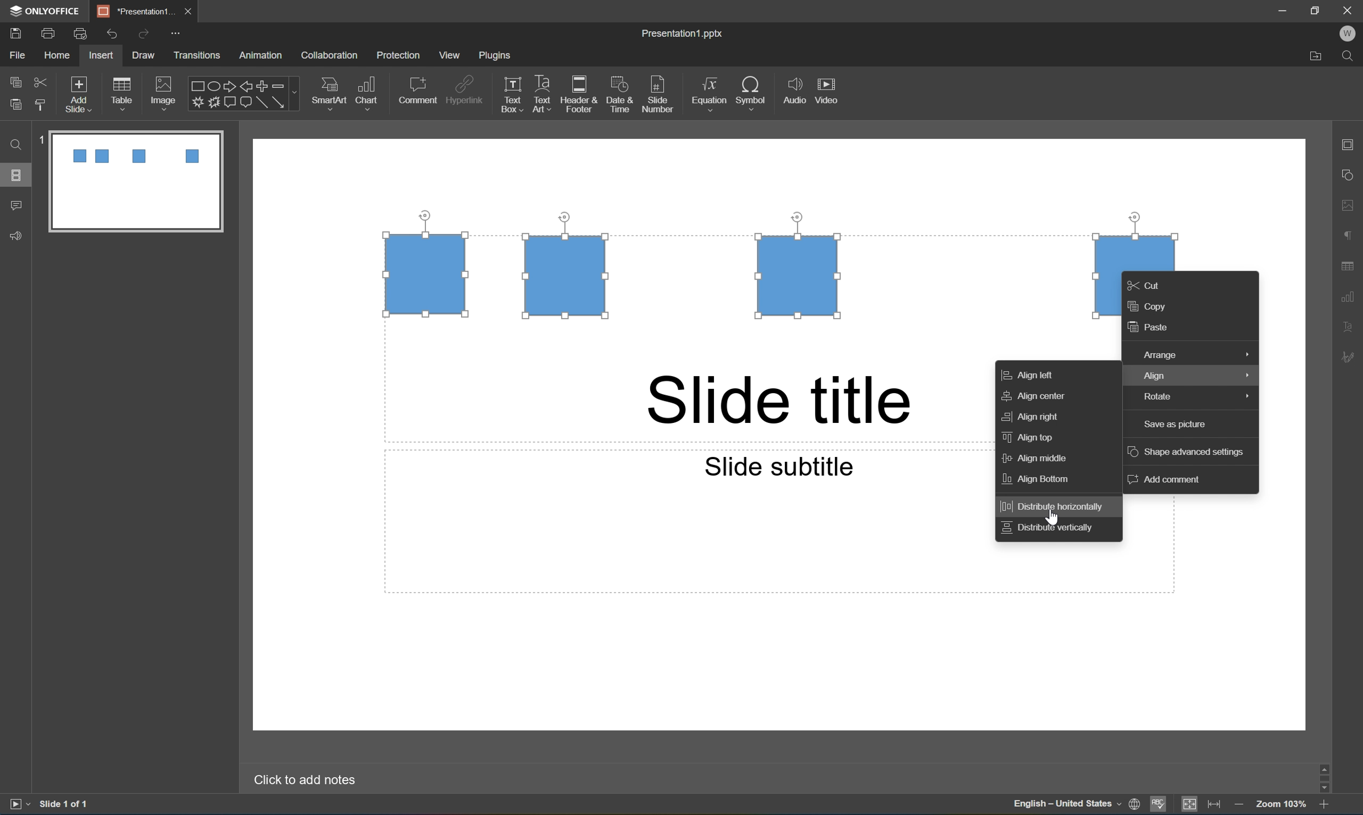 The width and height of the screenshot is (1363, 815). Describe the element at coordinates (708, 92) in the screenshot. I see `equation` at that location.